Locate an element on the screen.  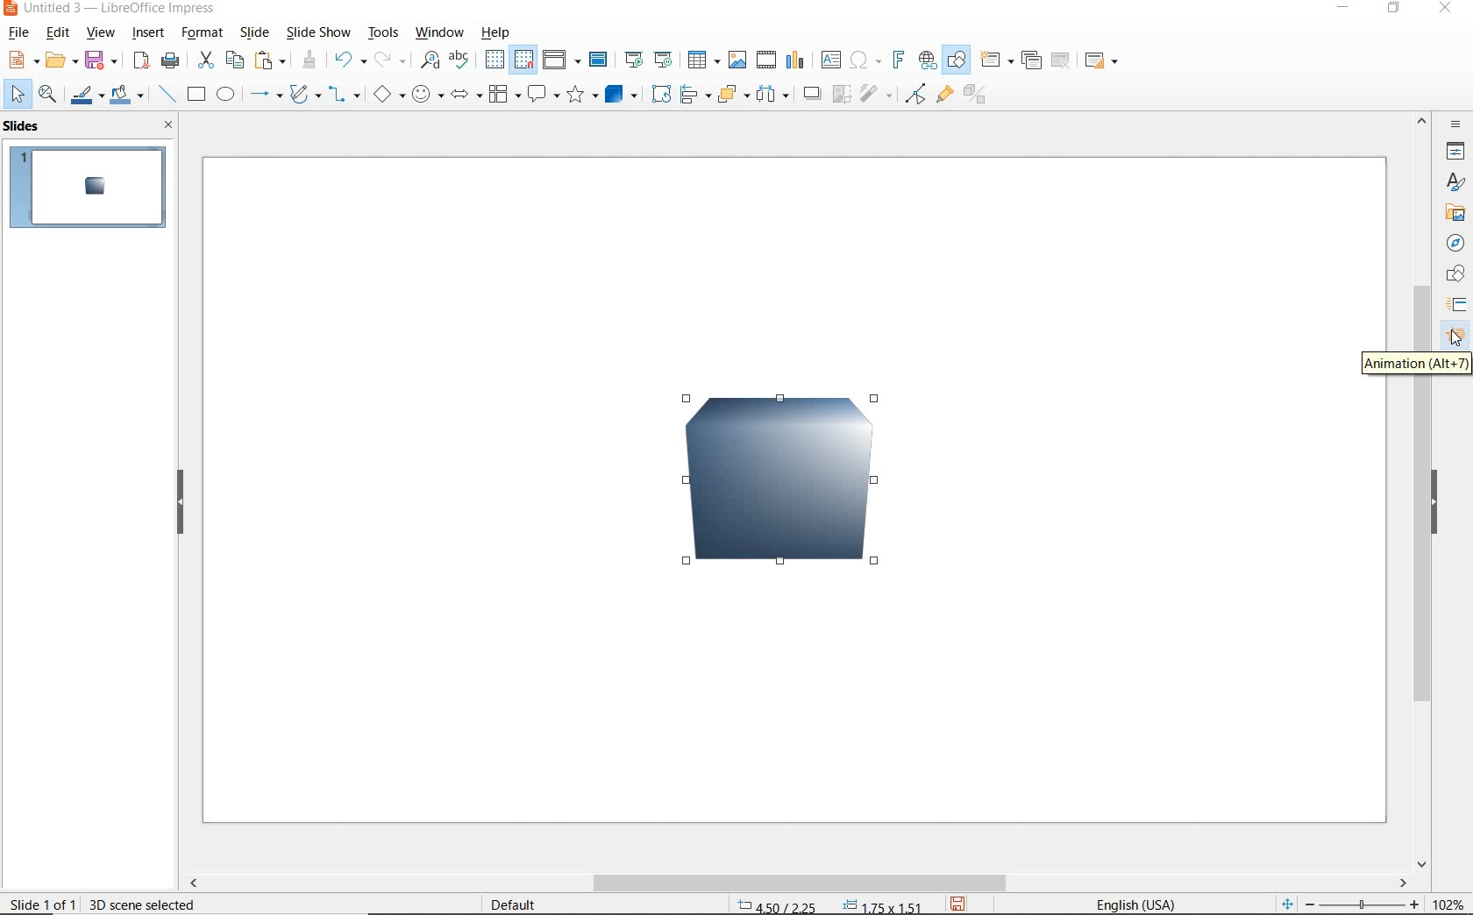
curves and polygons is located at coordinates (304, 96).